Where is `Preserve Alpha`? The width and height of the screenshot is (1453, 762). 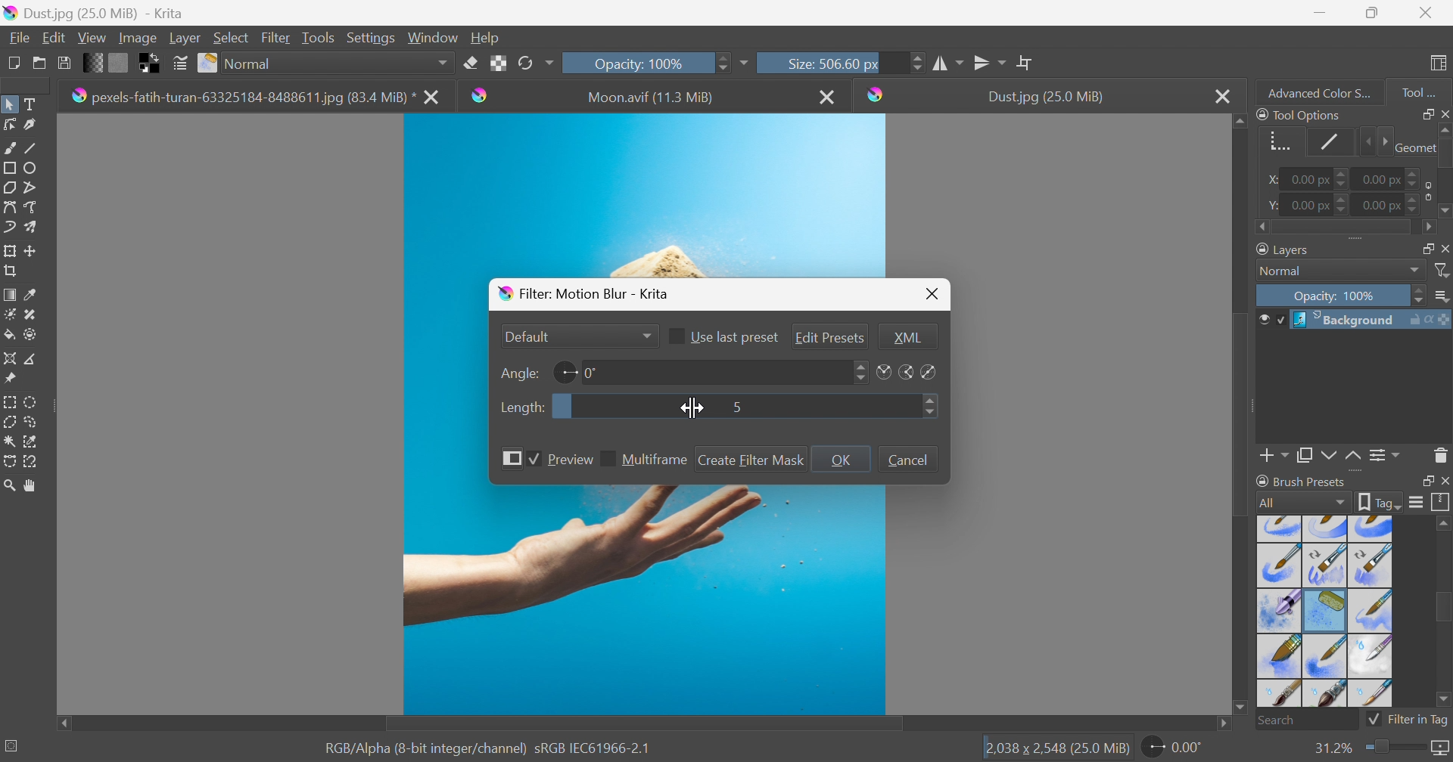
Preserve Alpha is located at coordinates (499, 63).